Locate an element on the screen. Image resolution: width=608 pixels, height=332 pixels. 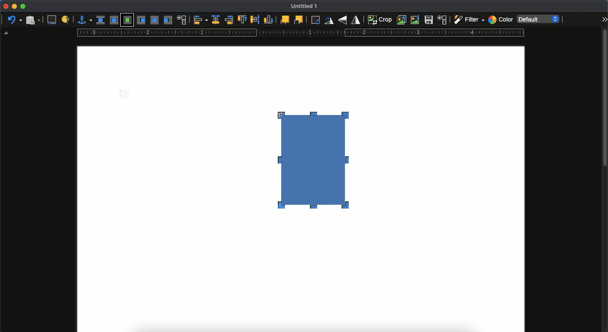
centered is located at coordinates (216, 20).